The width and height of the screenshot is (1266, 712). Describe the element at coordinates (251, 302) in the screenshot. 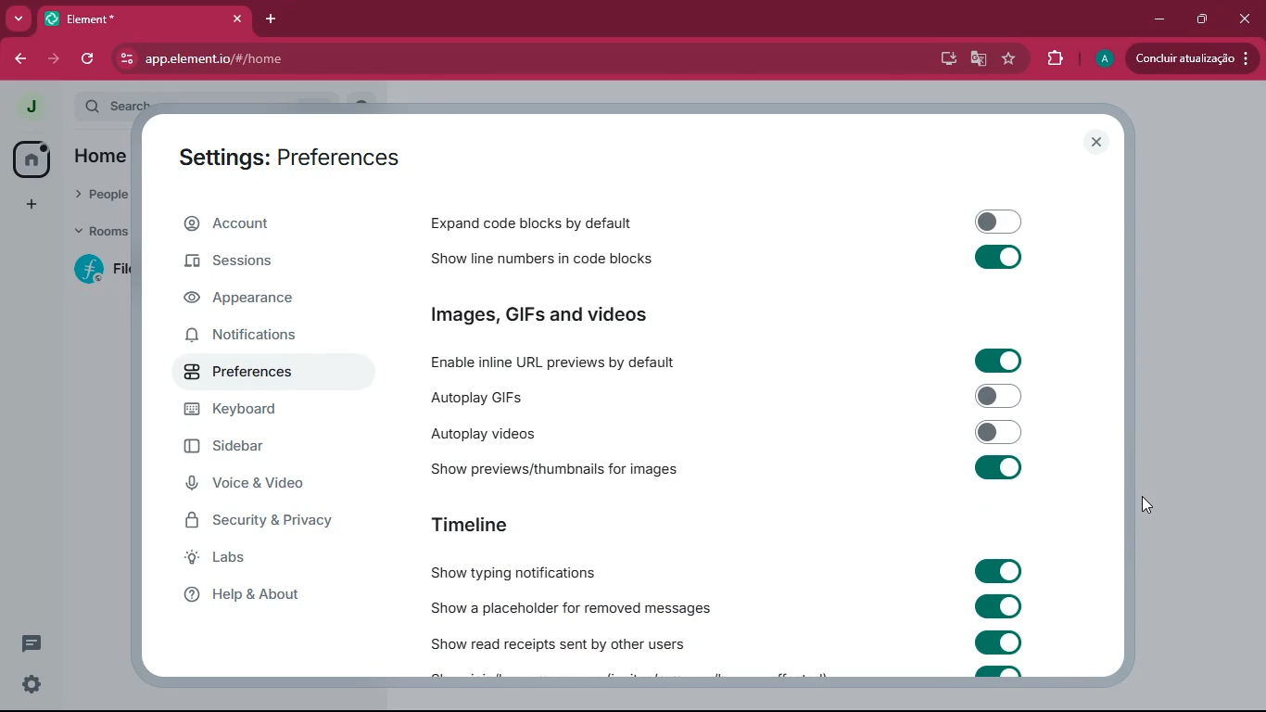

I see `appearance` at that location.